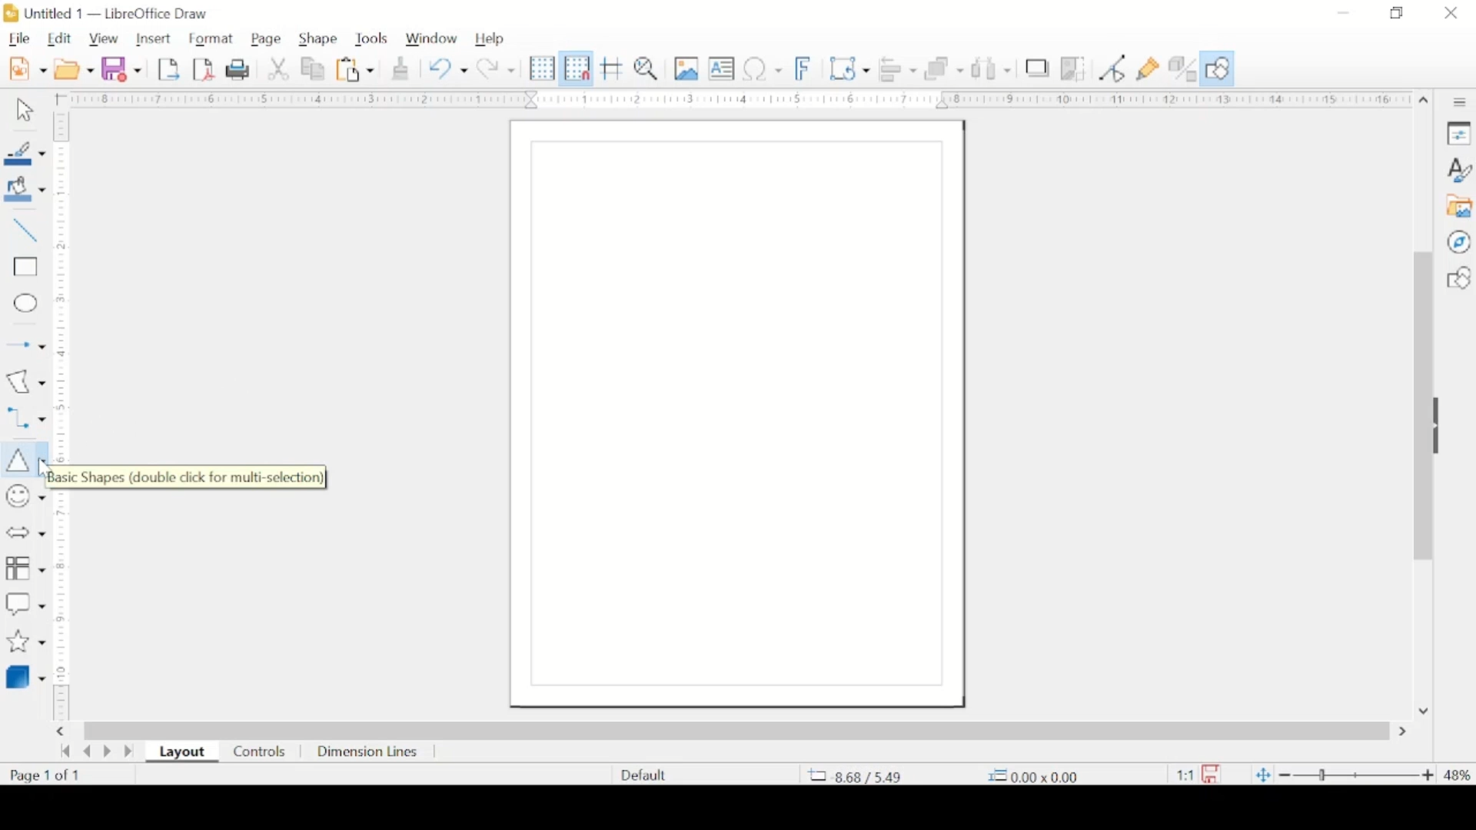 The width and height of the screenshot is (1476, 830). I want to click on help, so click(491, 39).